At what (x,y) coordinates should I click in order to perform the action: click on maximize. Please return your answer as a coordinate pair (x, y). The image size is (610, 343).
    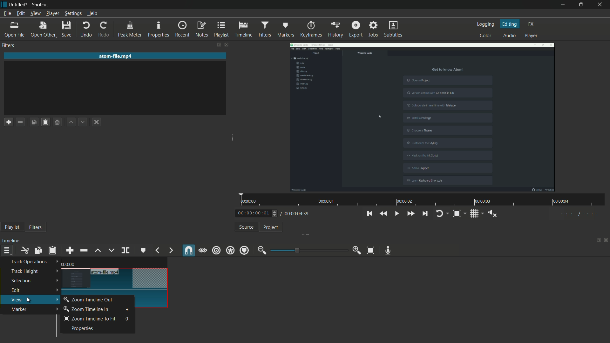
    Looking at the image, I should click on (580, 5).